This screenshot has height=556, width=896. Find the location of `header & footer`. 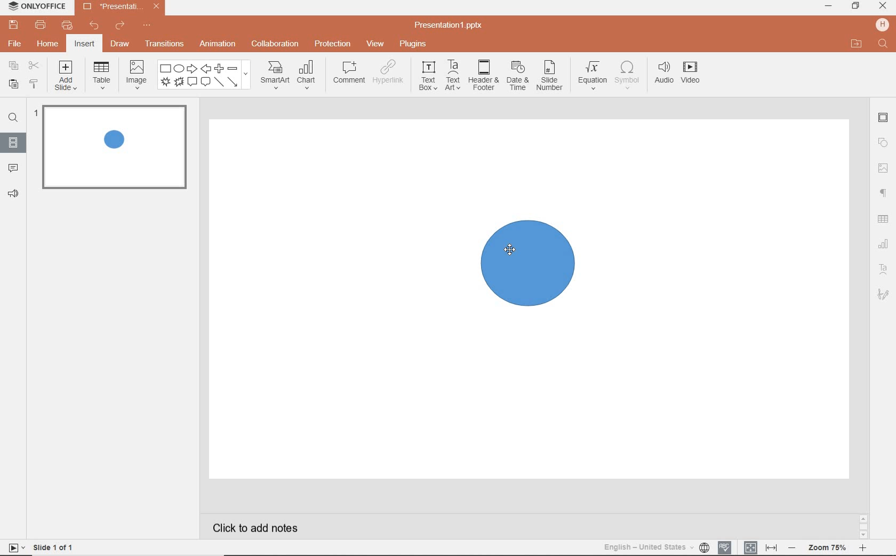

header & footer is located at coordinates (484, 77).